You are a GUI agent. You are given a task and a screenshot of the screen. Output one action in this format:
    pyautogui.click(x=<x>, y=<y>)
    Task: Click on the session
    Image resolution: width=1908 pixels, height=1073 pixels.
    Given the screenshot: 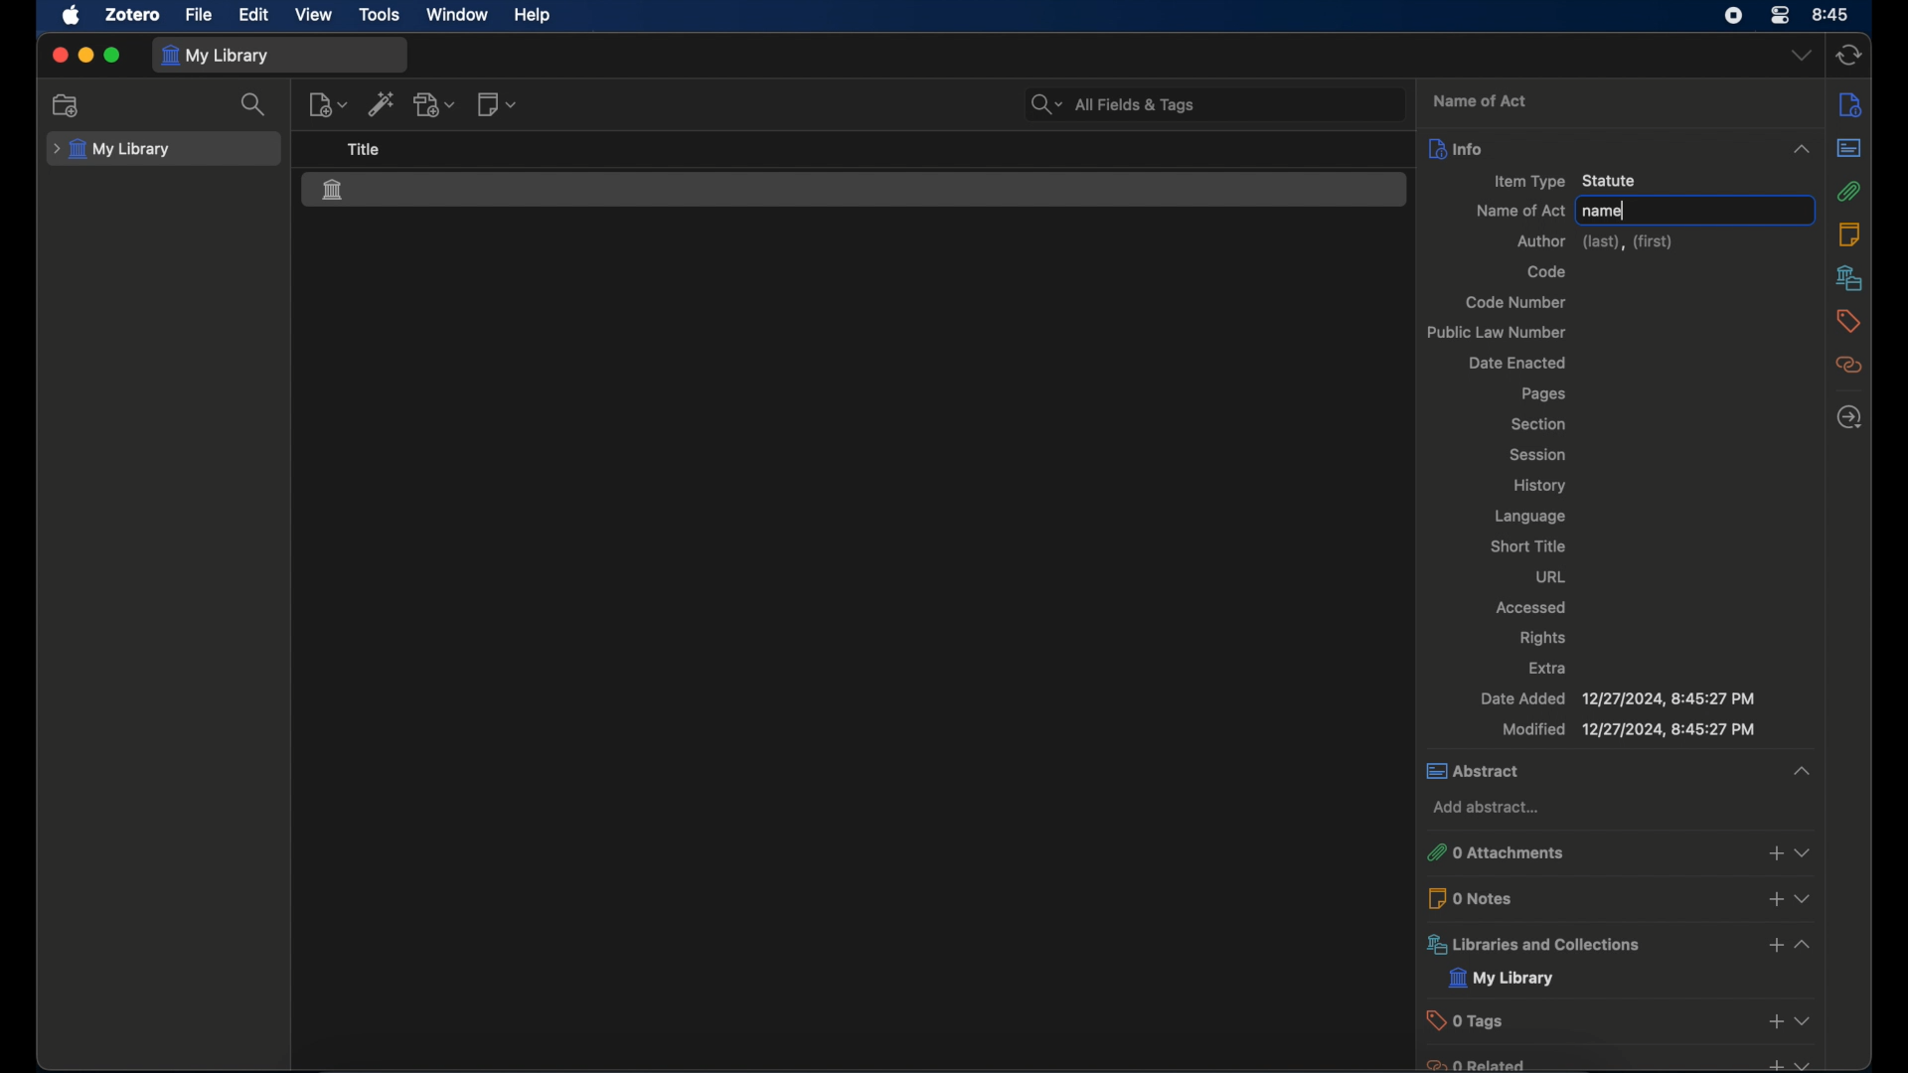 What is the action you would take?
    pyautogui.click(x=1533, y=455)
    